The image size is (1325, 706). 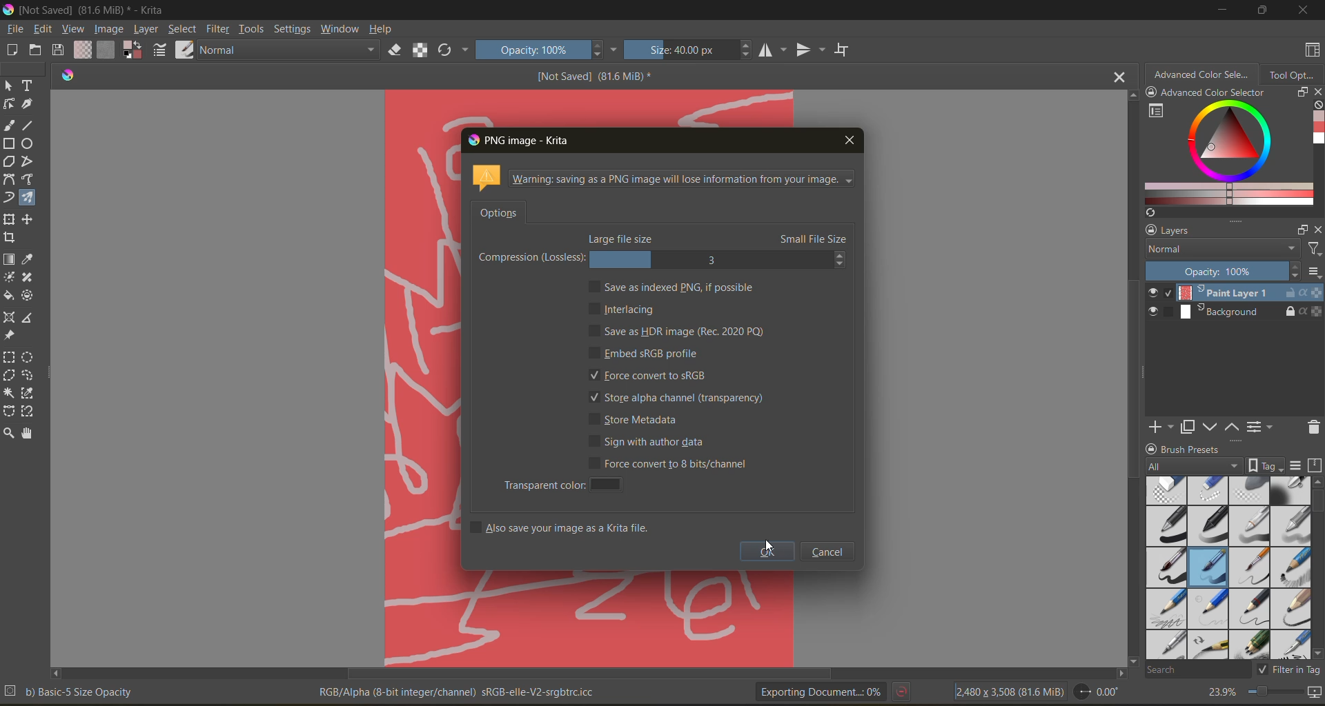 What do you see at coordinates (1197, 669) in the screenshot?
I see `search` at bounding box center [1197, 669].